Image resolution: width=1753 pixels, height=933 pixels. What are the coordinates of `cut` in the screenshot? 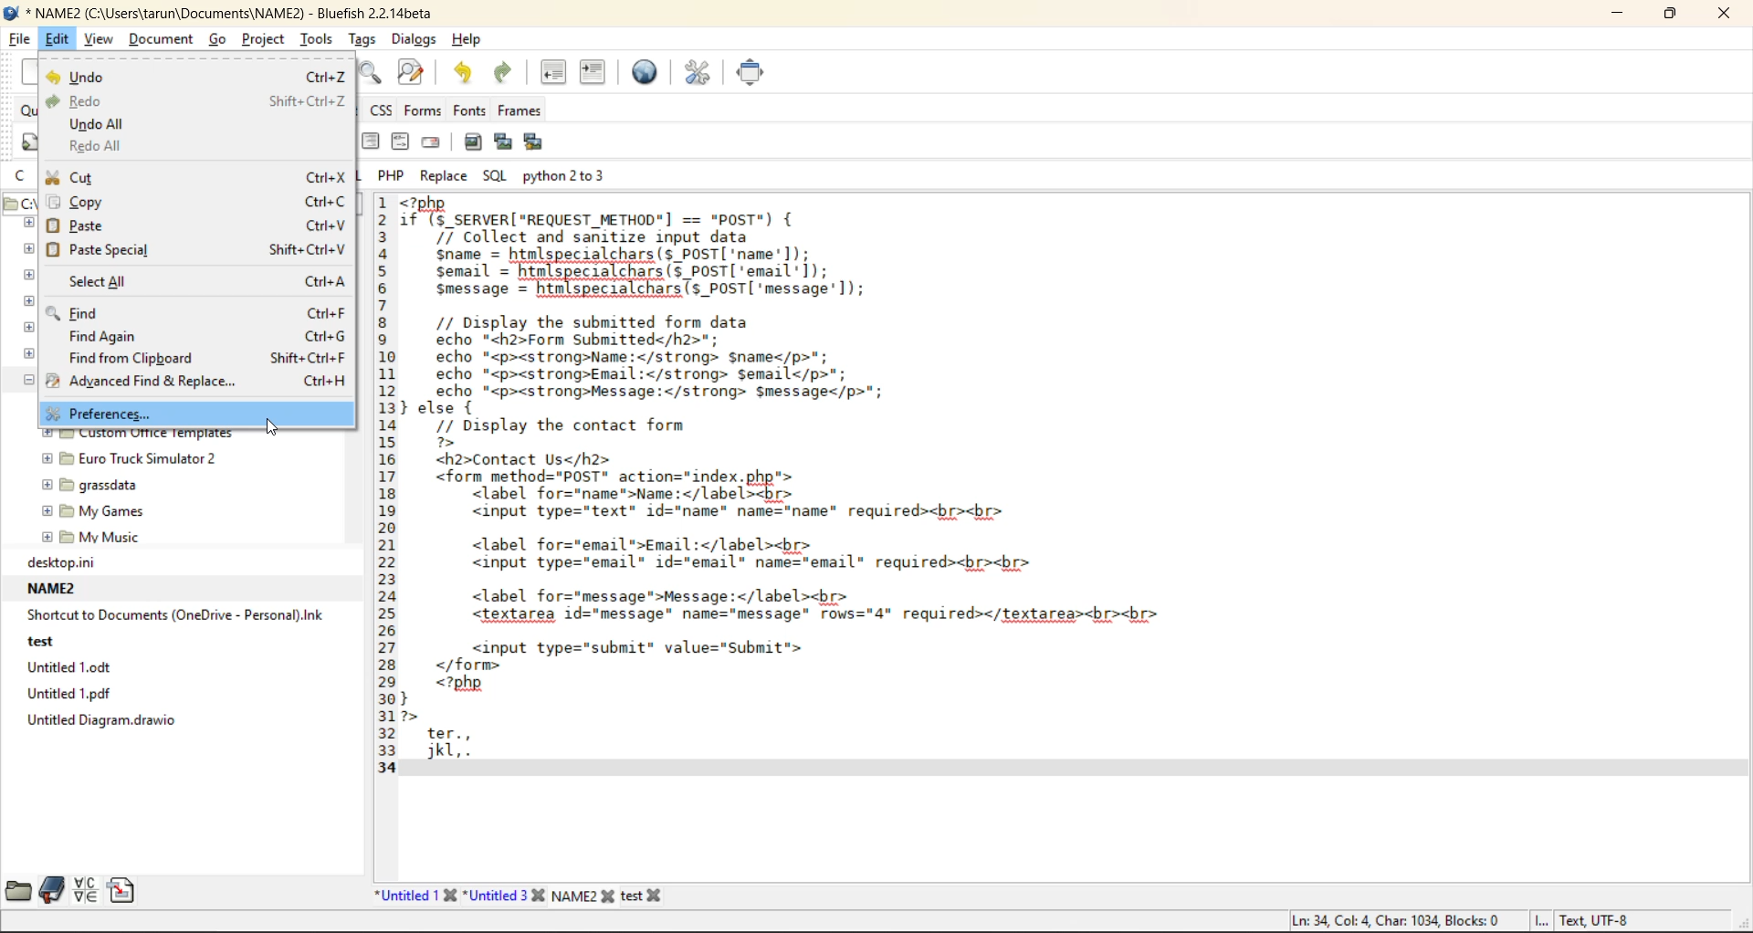 It's located at (199, 176).